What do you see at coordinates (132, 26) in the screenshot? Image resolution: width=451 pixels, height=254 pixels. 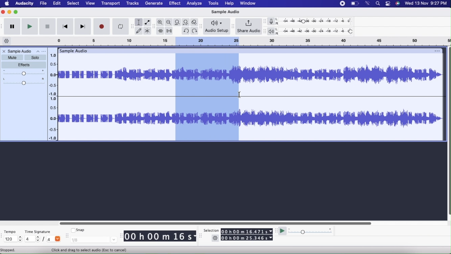 I see `move toolbar` at bounding box center [132, 26].